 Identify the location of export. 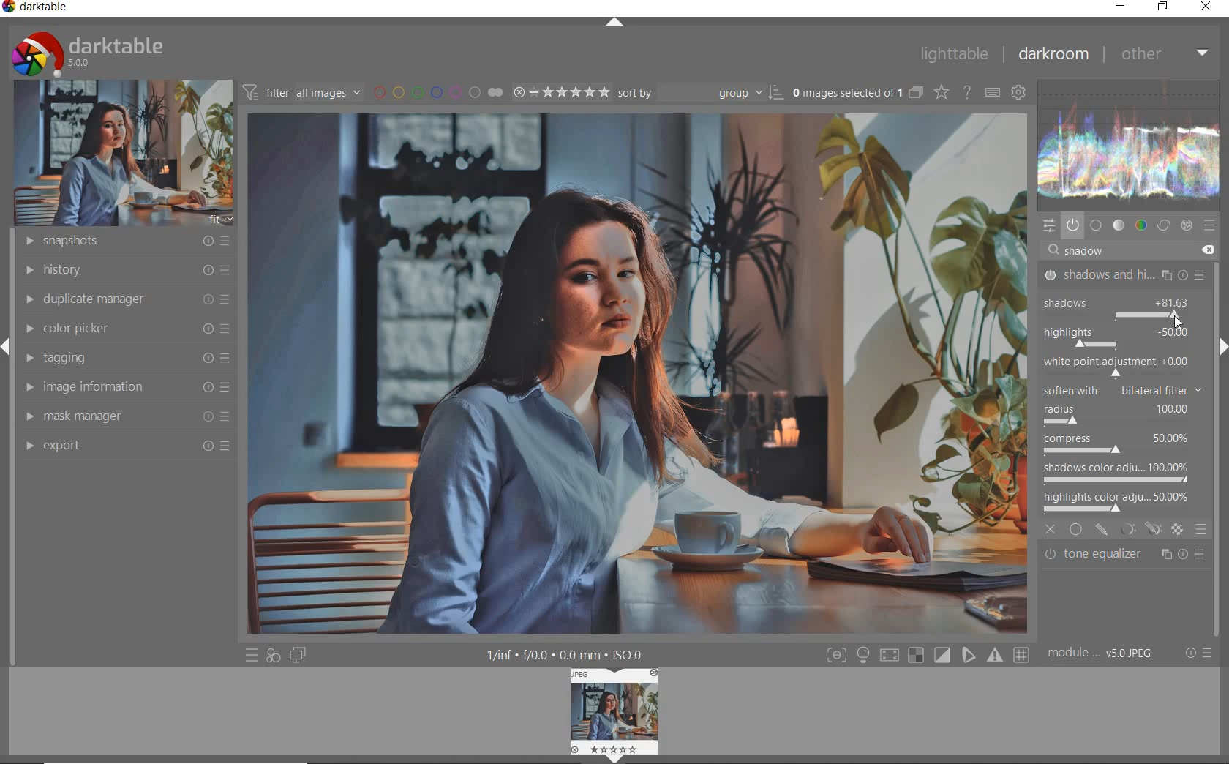
(125, 446).